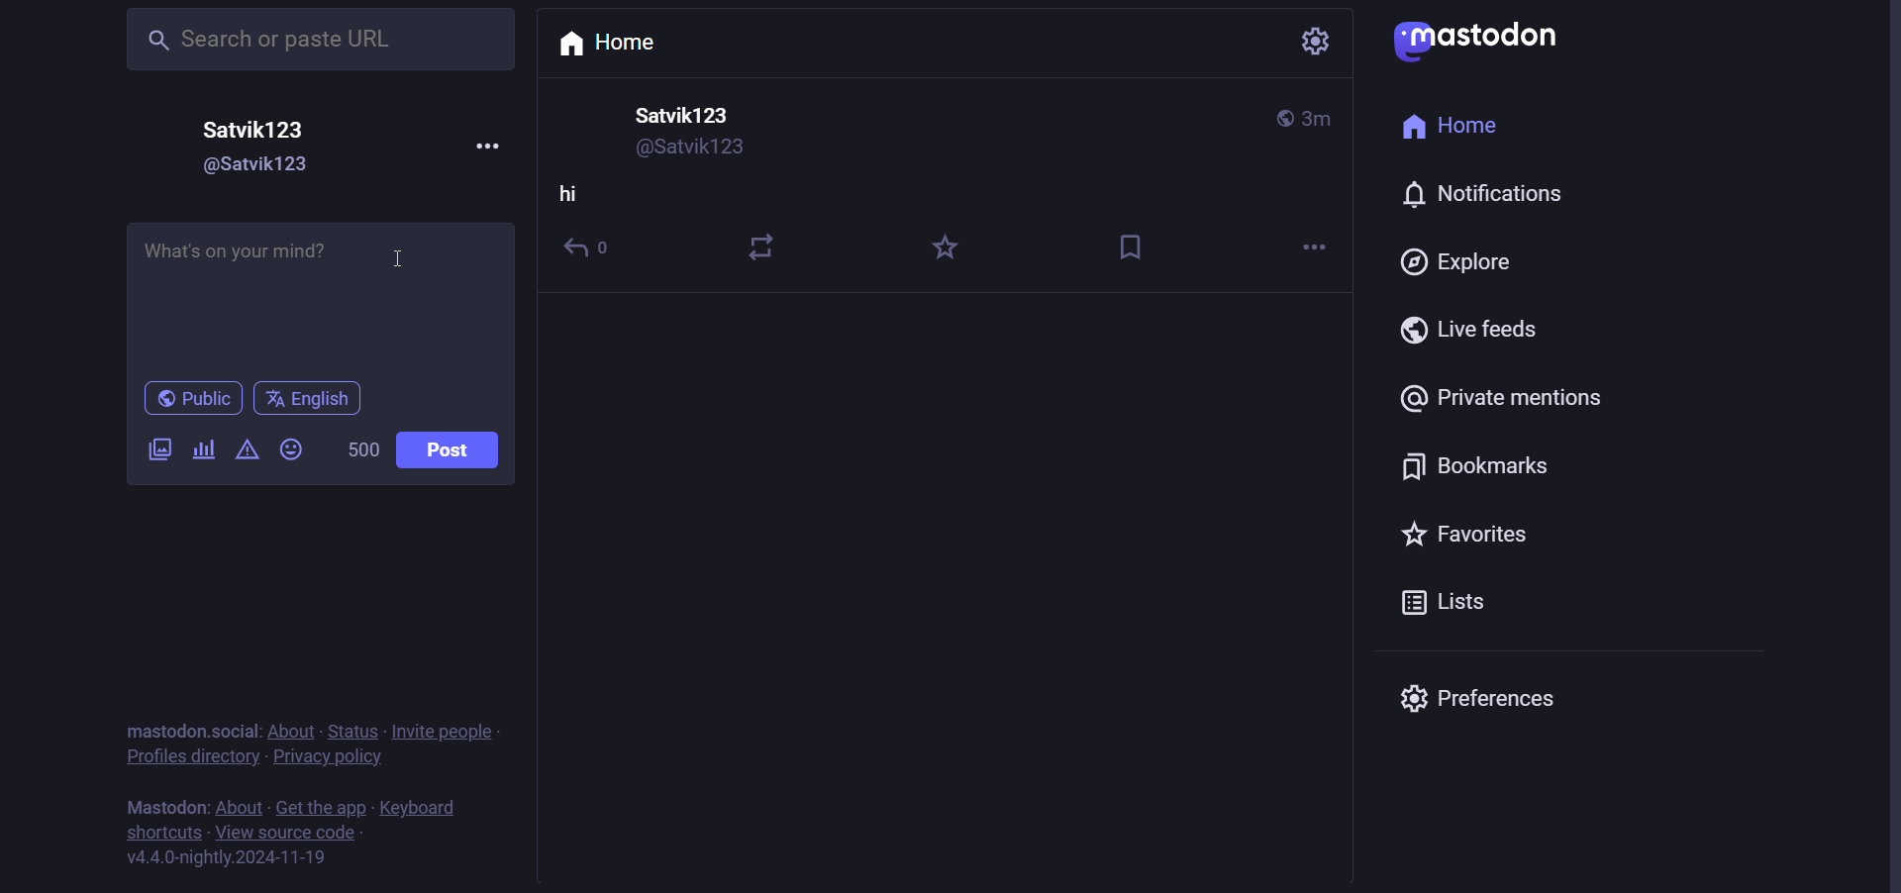 Image resolution: width=1901 pixels, height=893 pixels. What do you see at coordinates (570, 198) in the screenshot?
I see `hi` at bounding box center [570, 198].